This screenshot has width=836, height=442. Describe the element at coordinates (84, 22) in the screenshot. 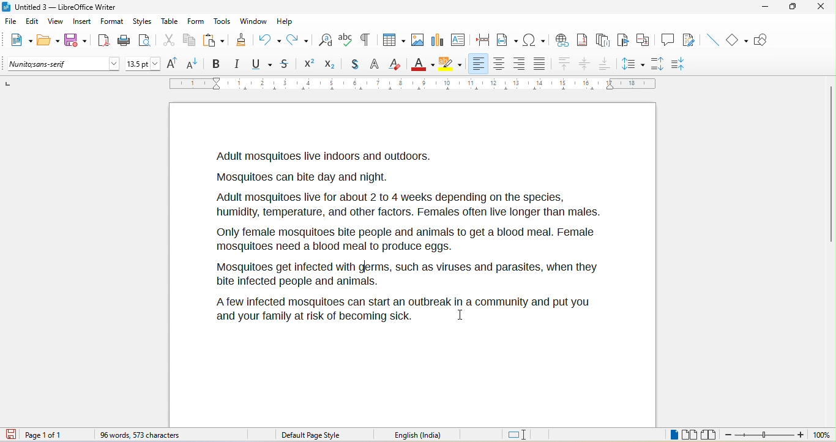

I see `insert` at that location.